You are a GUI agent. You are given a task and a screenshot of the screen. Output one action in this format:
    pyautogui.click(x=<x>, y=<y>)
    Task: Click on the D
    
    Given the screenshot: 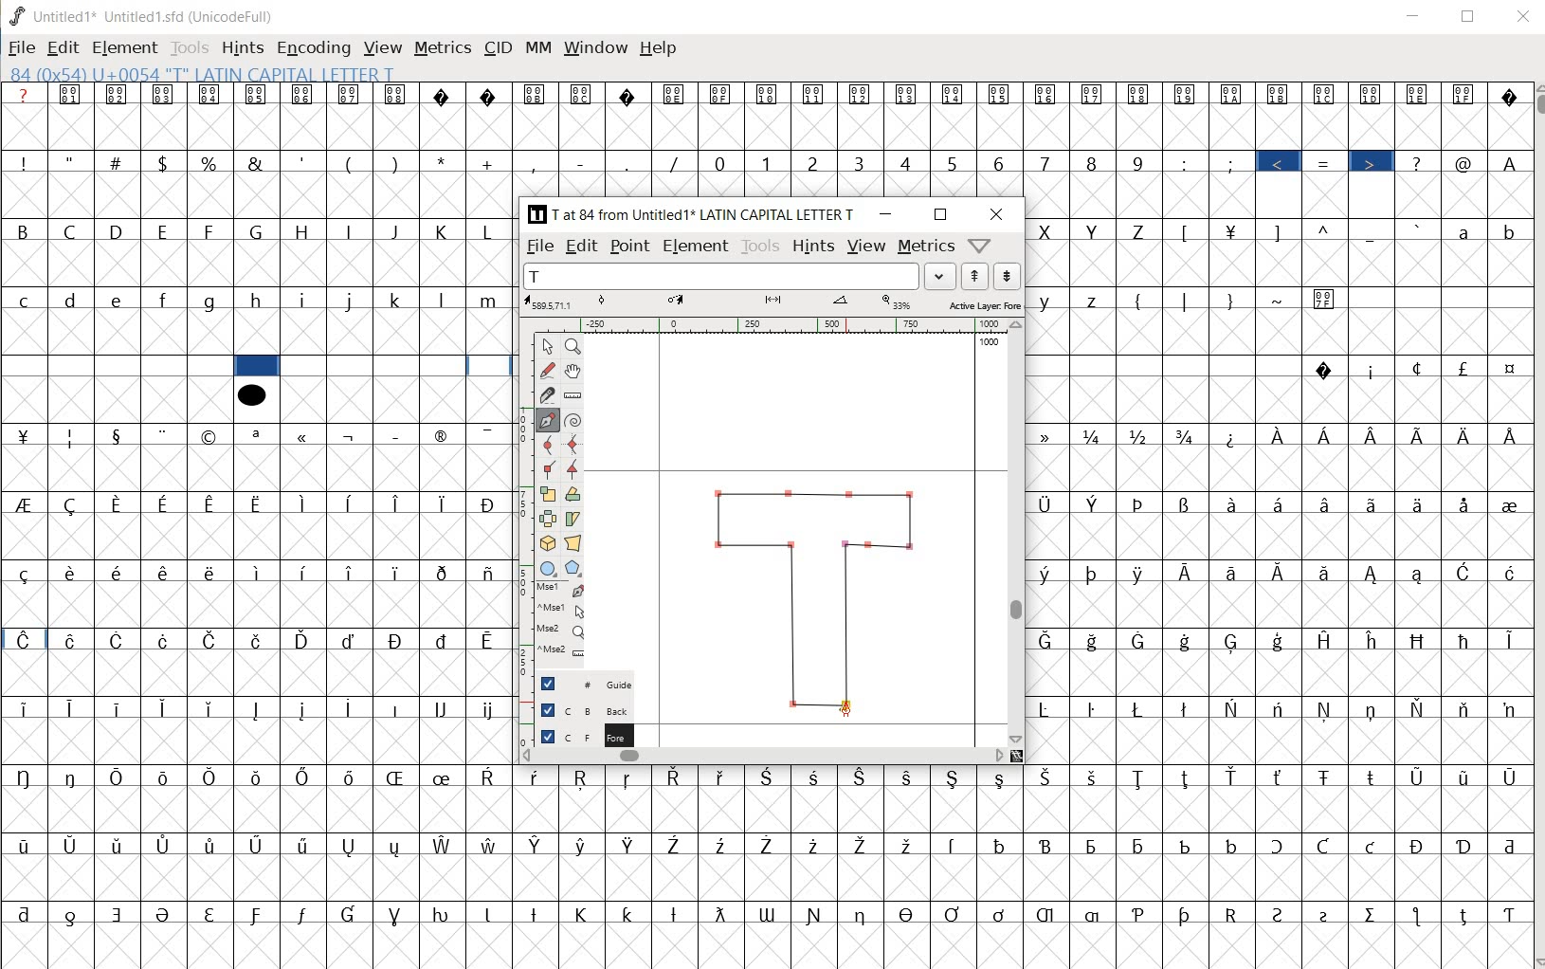 What is the action you would take?
    pyautogui.click(x=120, y=232)
    